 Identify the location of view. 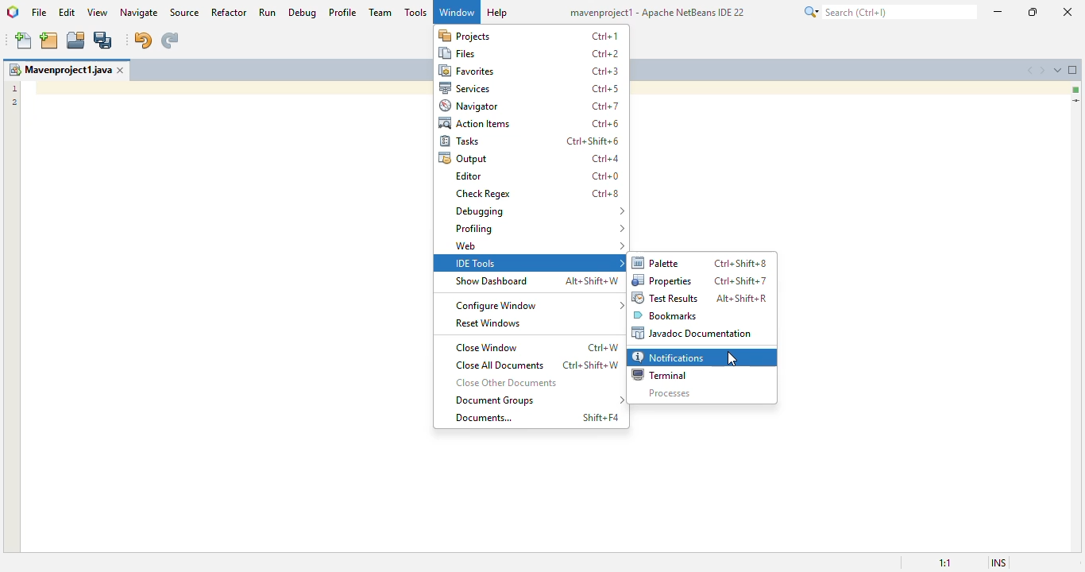
(98, 12).